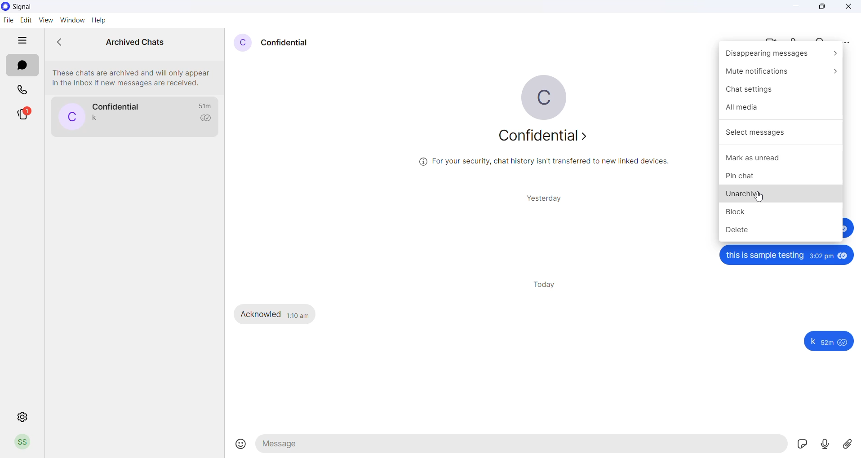 Image resolution: width=861 pixels, height=458 pixels. What do you see at coordinates (300, 315) in the screenshot?
I see `1:10 am` at bounding box center [300, 315].